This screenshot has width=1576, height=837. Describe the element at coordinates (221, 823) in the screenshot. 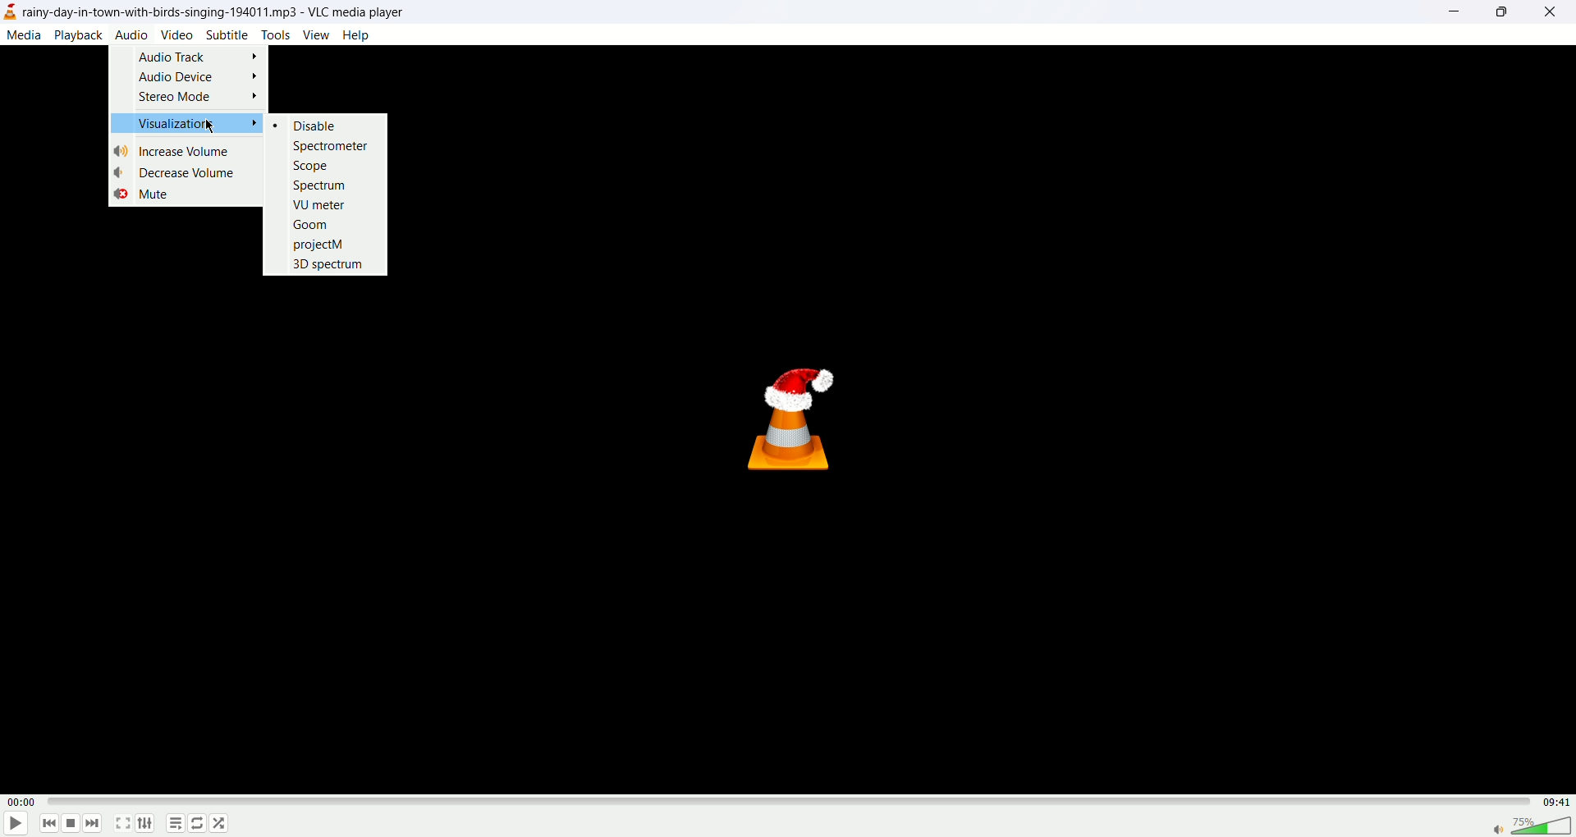

I see `shuffle` at that location.